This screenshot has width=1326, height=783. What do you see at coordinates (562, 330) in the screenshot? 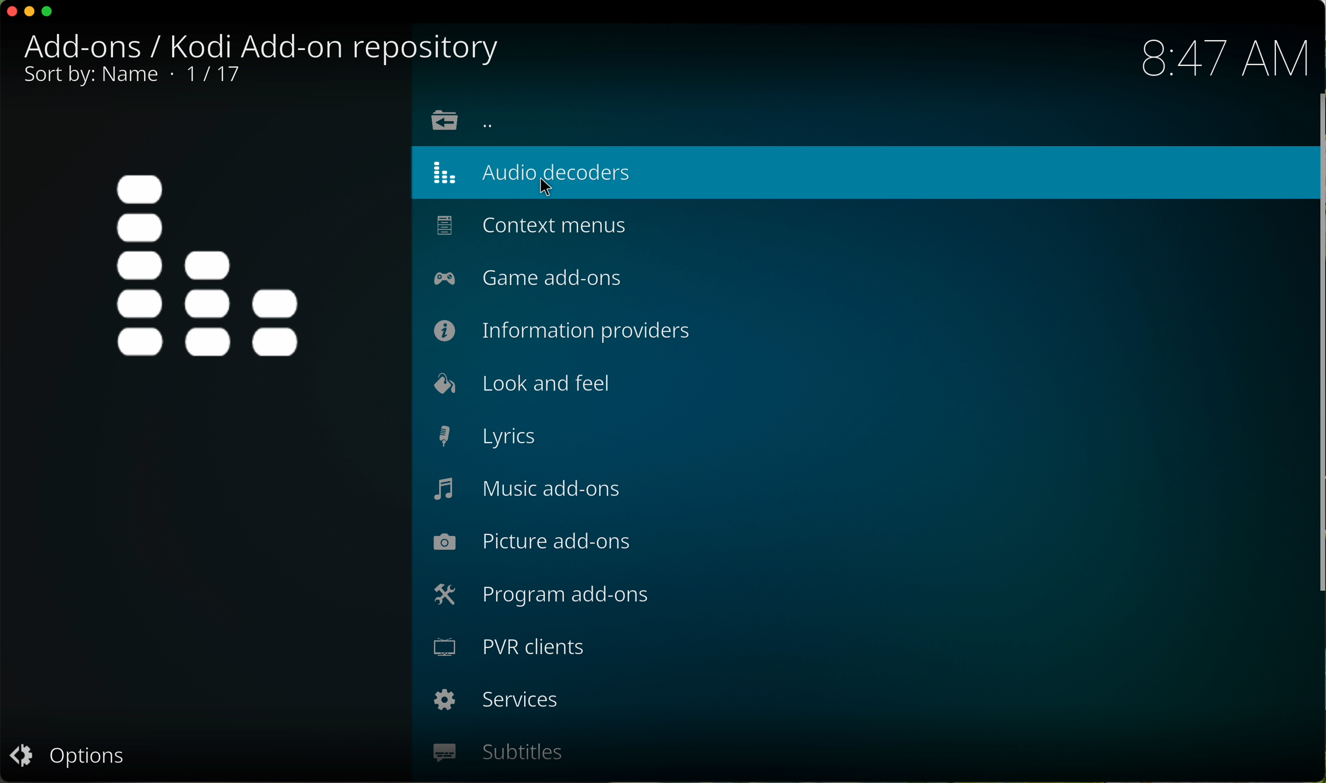
I see `information providers` at bounding box center [562, 330].